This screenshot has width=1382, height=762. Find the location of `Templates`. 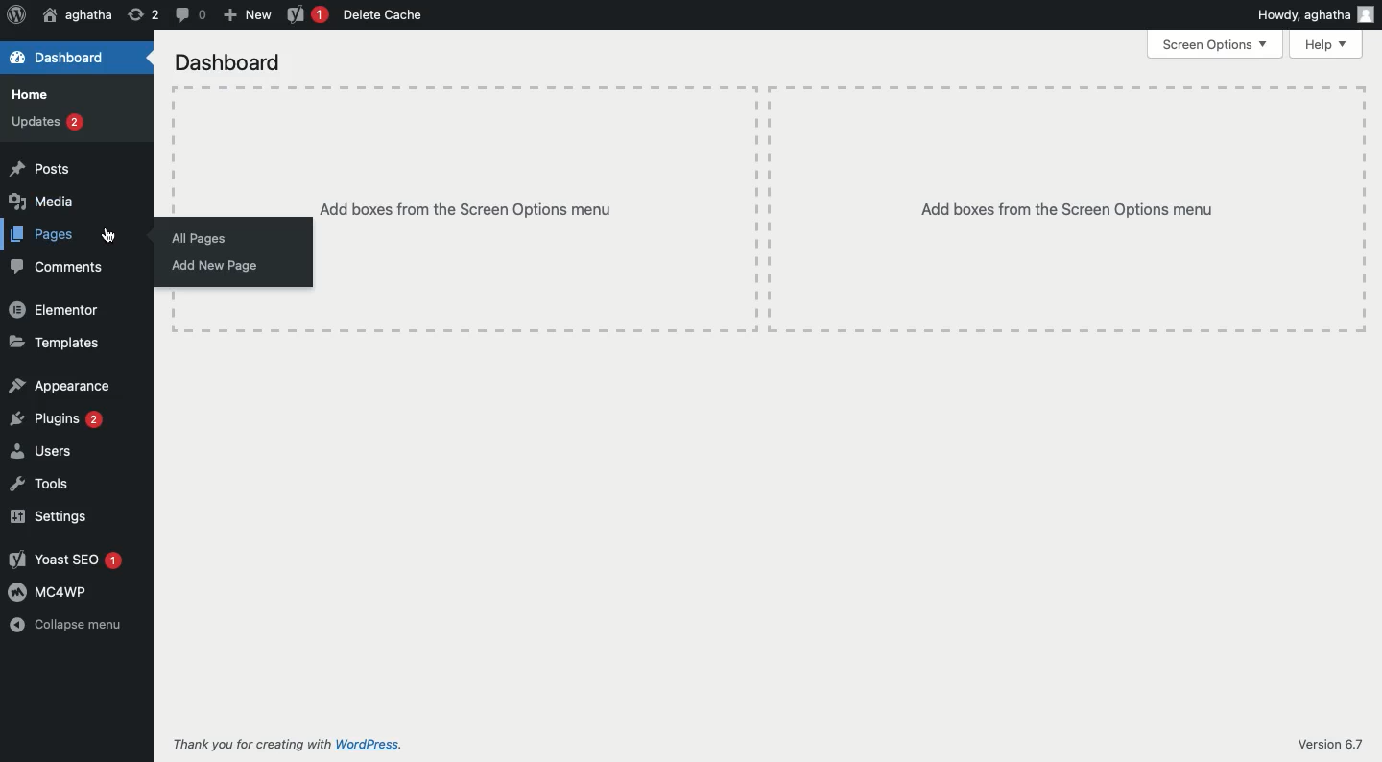

Templates is located at coordinates (60, 343).